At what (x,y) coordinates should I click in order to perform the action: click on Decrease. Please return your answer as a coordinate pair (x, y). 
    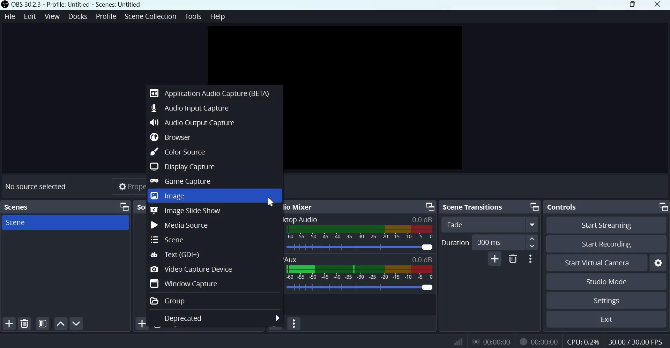
    Looking at the image, I should click on (534, 247).